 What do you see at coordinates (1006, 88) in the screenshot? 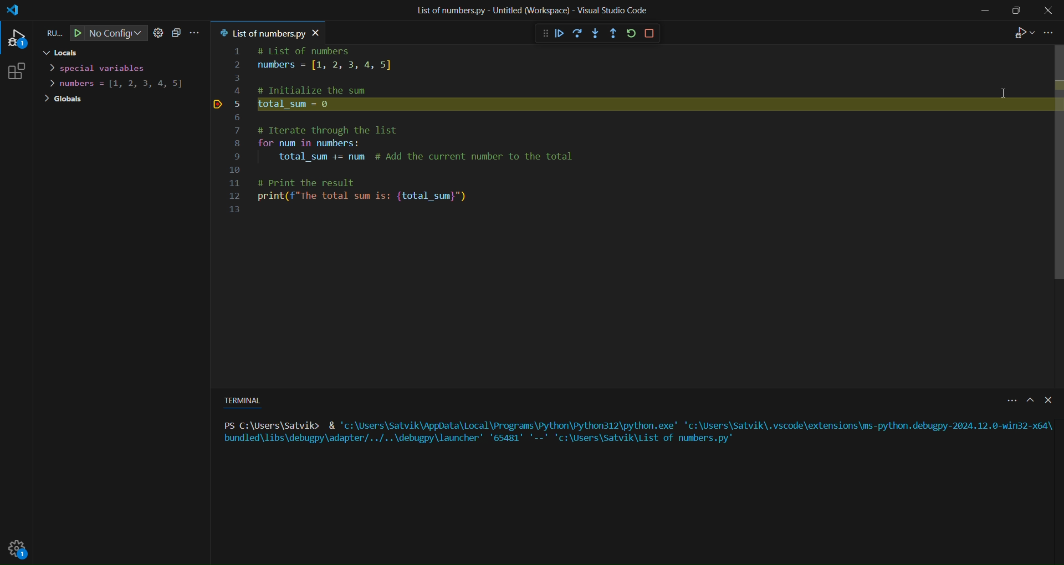
I see `cursor` at bounding box center [1006, 88].